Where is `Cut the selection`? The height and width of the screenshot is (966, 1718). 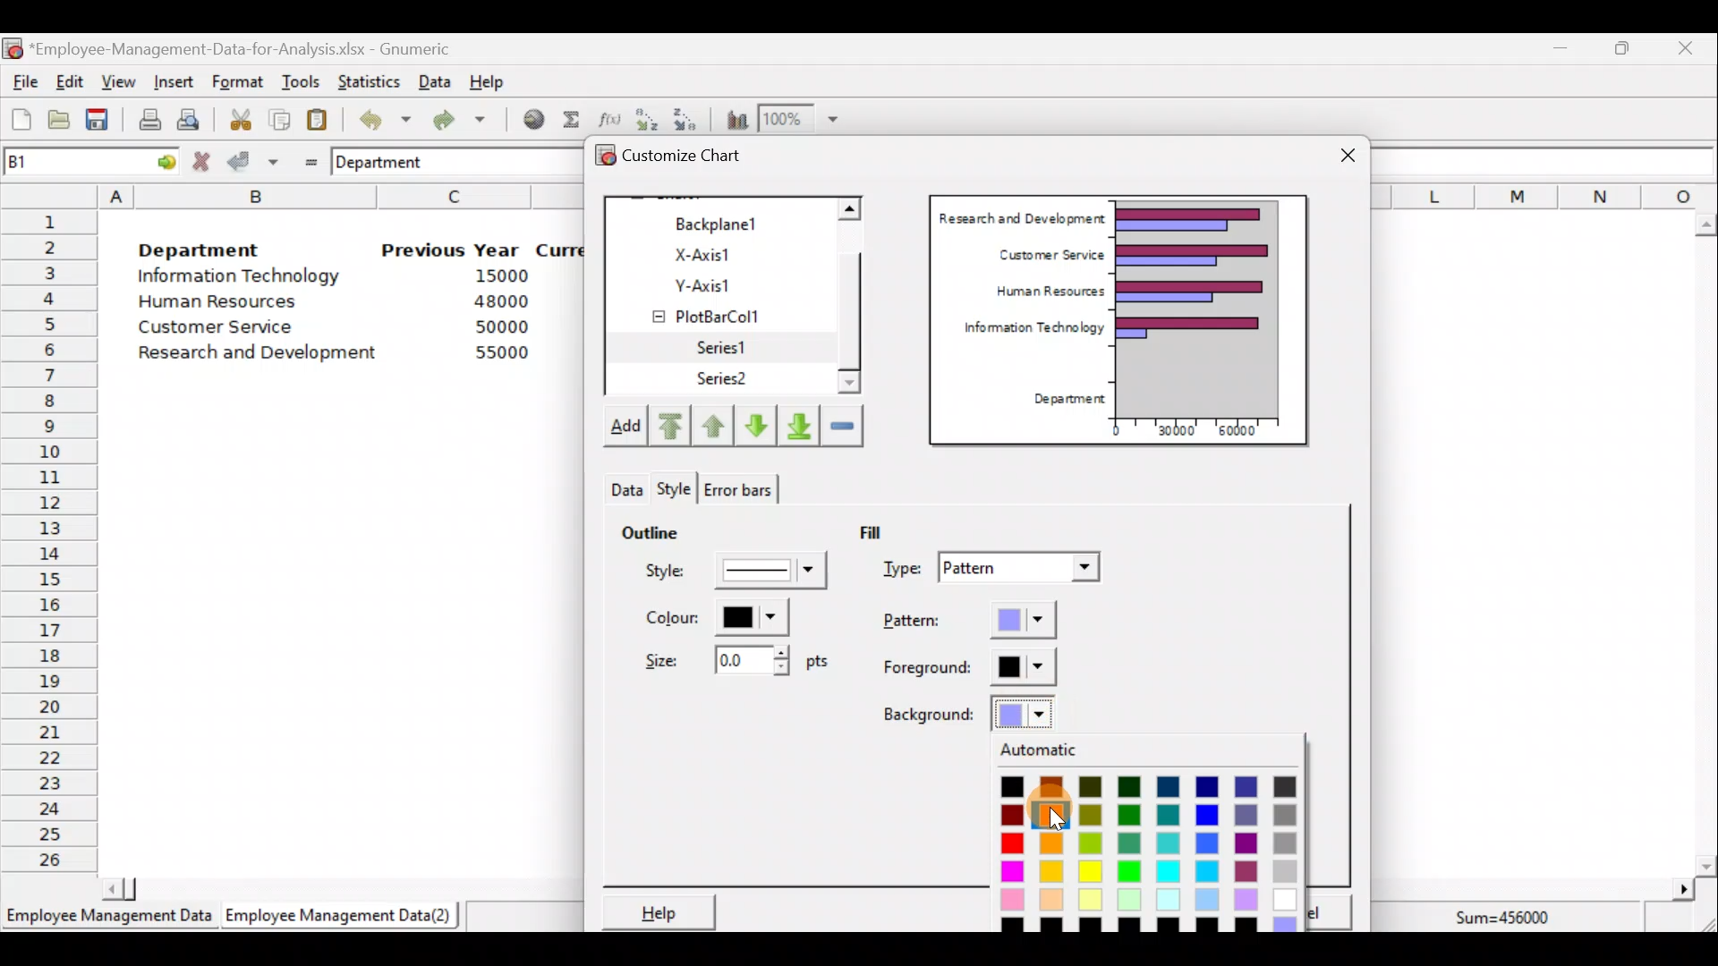
Cut the selection is located at coordinates (235, 117).